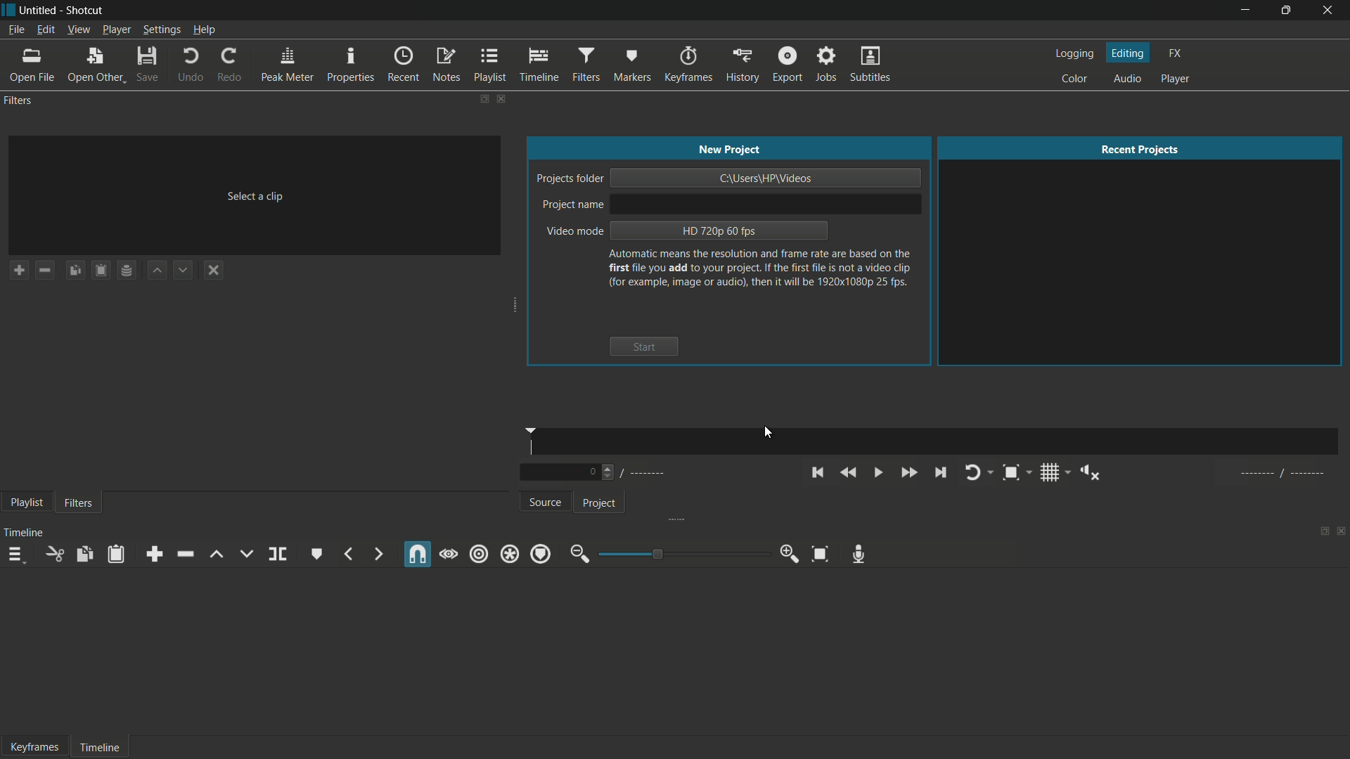  Describe the element at coordinates (245, 554) in the screenshot. I see `overwrite` at that location.